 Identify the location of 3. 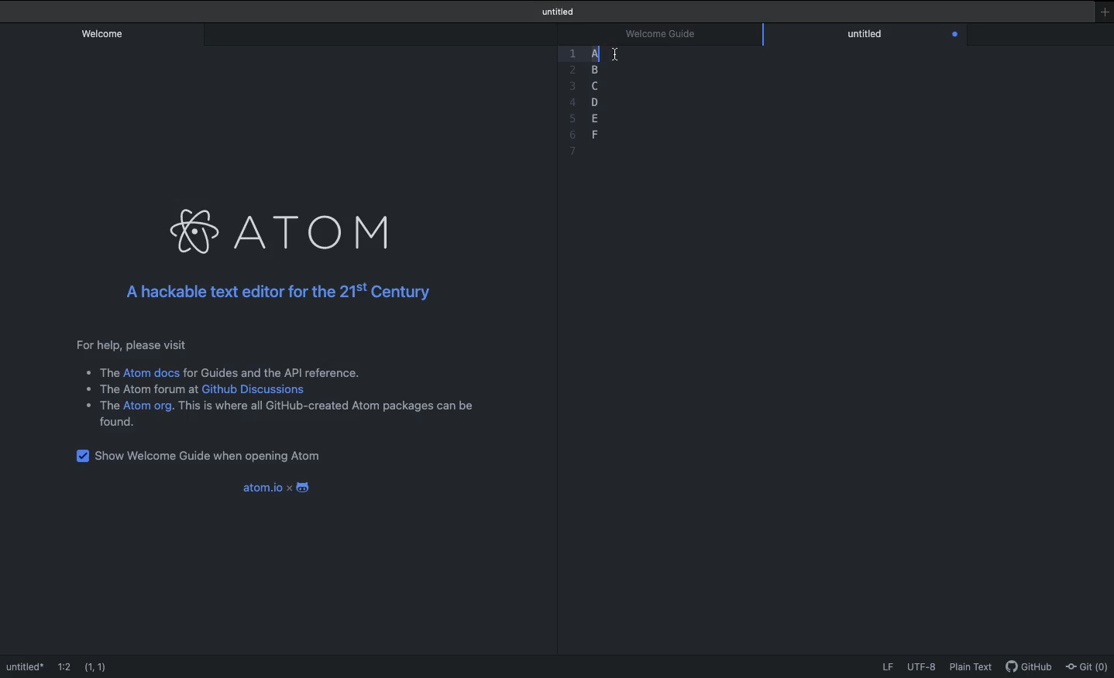
(571, 86).